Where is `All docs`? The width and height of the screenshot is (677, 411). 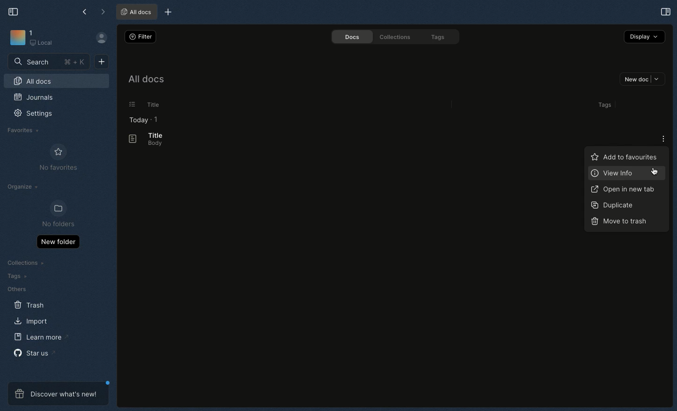
All docs is located at coordinates (145, 81).